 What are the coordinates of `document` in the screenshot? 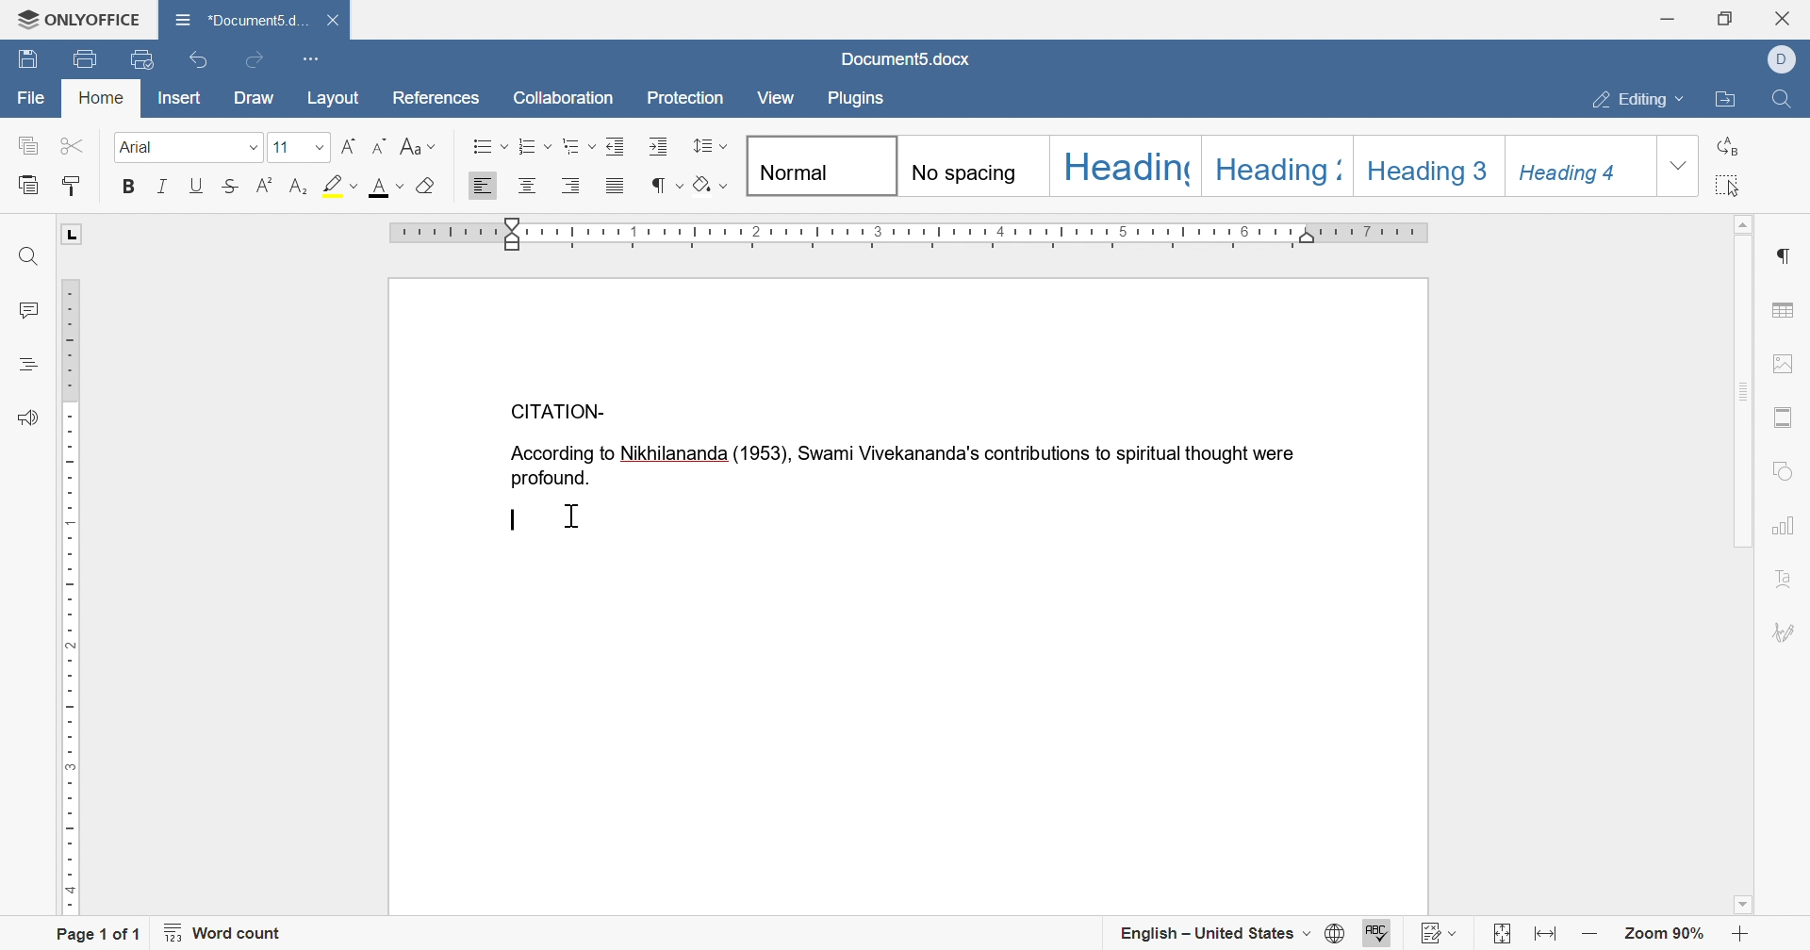 It's located at (242, 18).